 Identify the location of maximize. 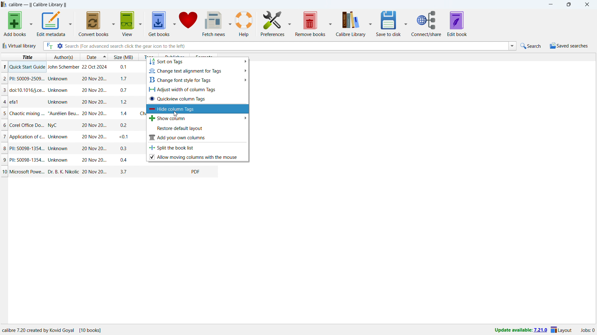
(568, 5).